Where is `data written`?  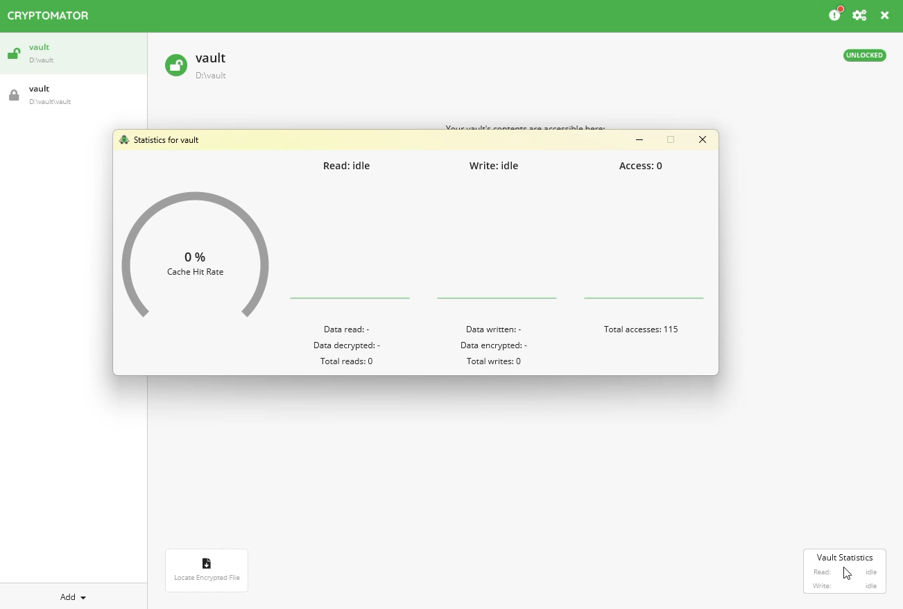 data written is located at coordinates (497, 329).